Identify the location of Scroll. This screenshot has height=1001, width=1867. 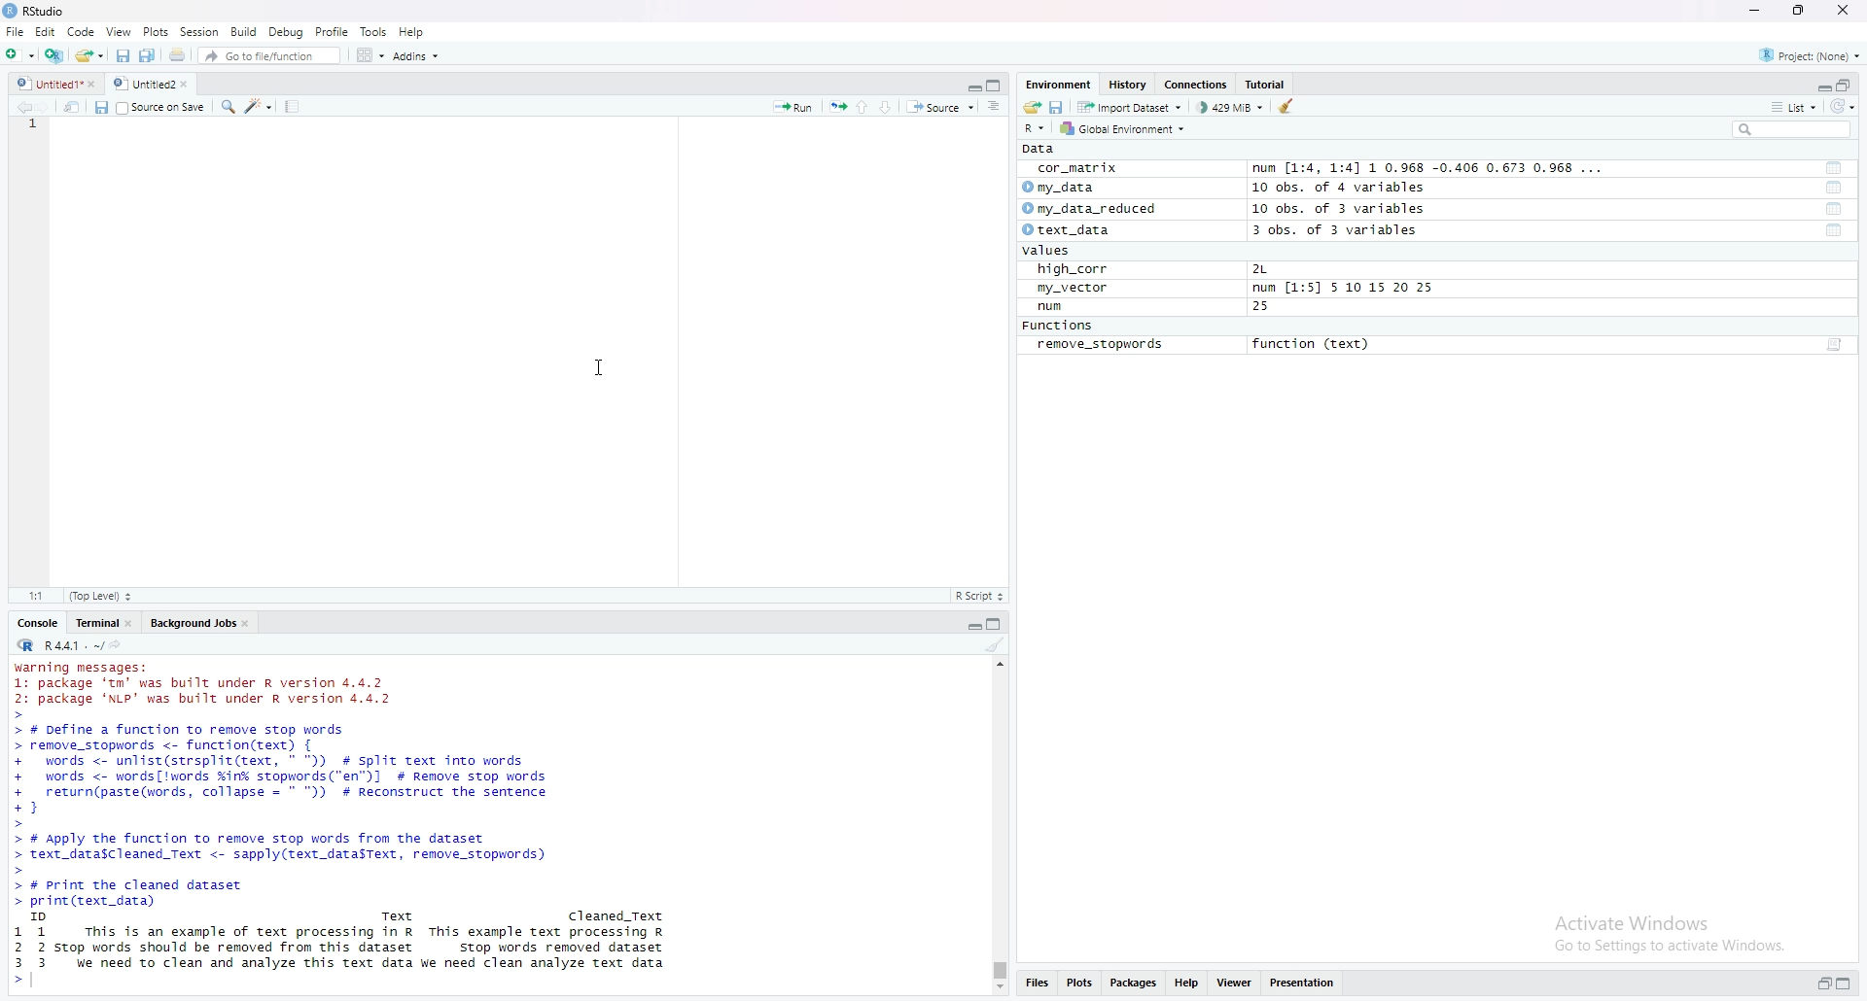
(999, 826).